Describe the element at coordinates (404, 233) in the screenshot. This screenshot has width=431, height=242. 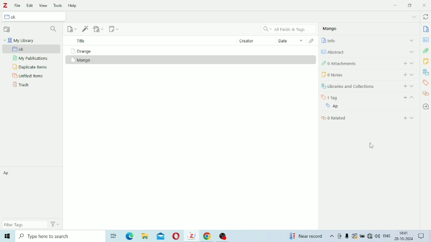
I see `14:41` at that location.